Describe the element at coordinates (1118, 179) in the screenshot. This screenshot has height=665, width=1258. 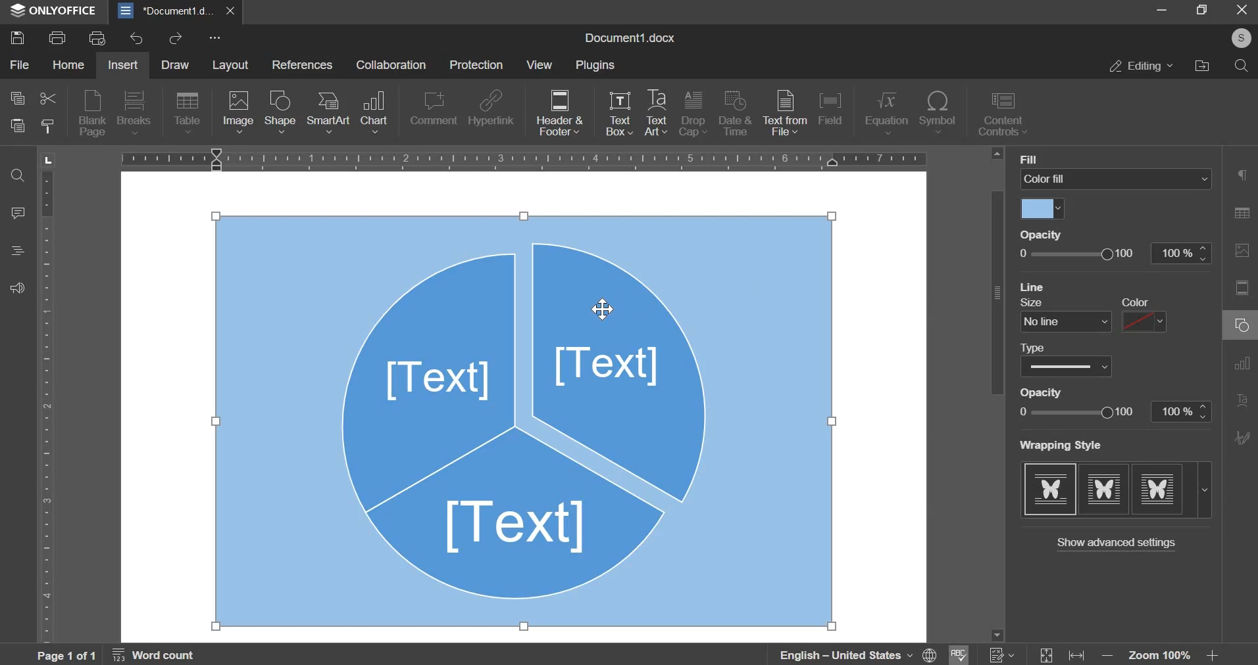
I see `fill select` at that location.